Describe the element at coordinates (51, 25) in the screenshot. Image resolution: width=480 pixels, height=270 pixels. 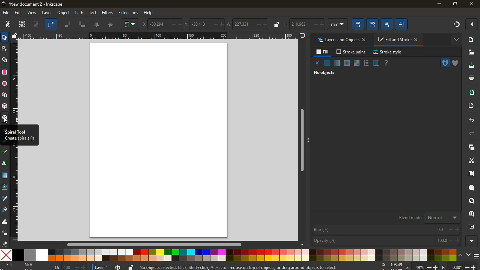
I see `select` at that location.